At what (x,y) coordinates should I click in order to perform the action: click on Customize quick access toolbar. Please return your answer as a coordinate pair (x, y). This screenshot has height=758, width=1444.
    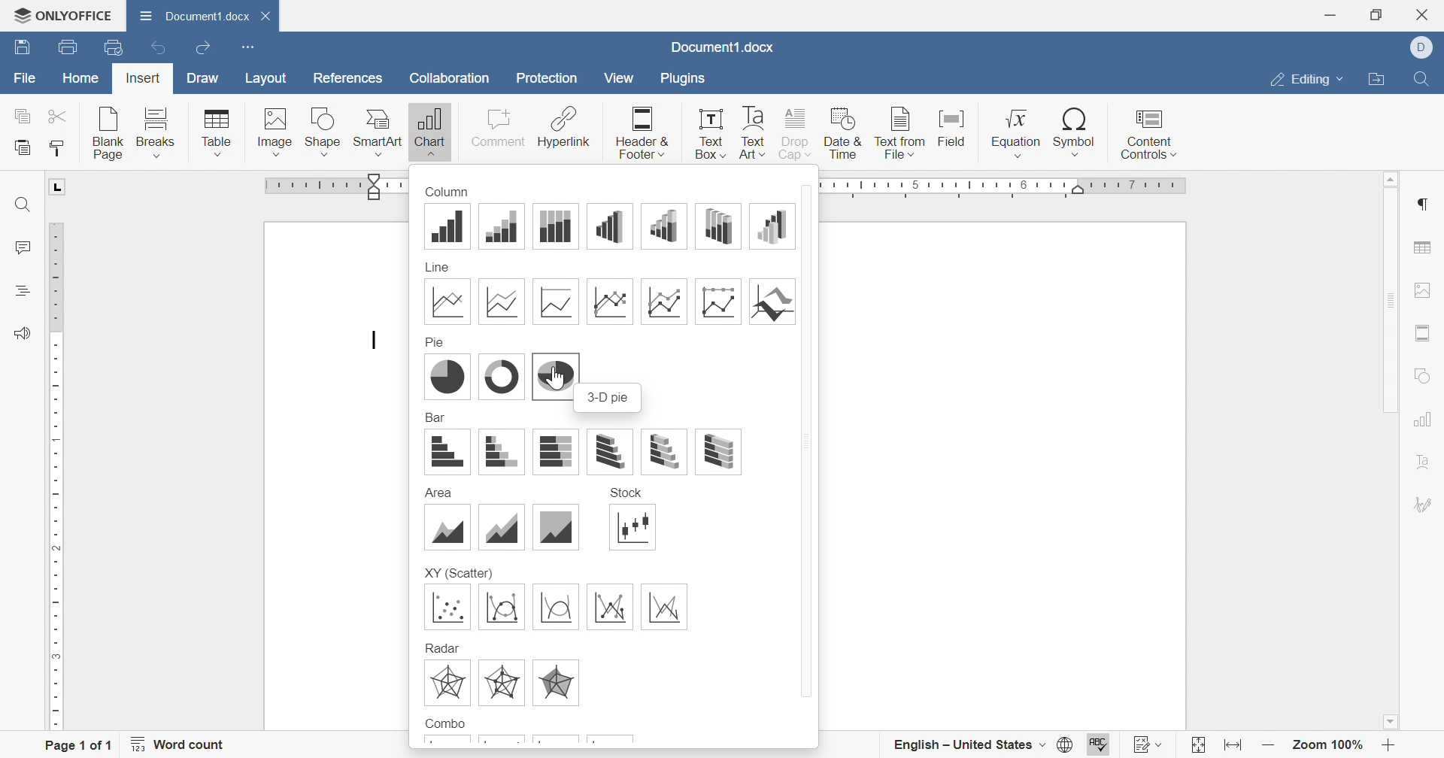
    Looking at the image, I should click on (247, 47).